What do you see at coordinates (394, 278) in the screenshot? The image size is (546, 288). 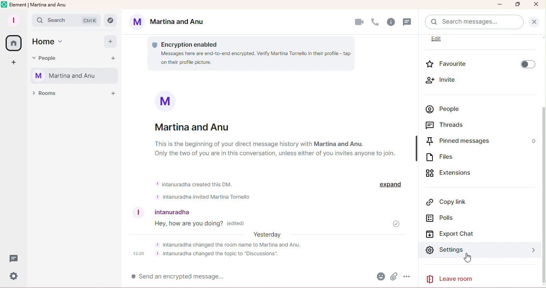 I see `Attachment` at bounding box center [394, 278].